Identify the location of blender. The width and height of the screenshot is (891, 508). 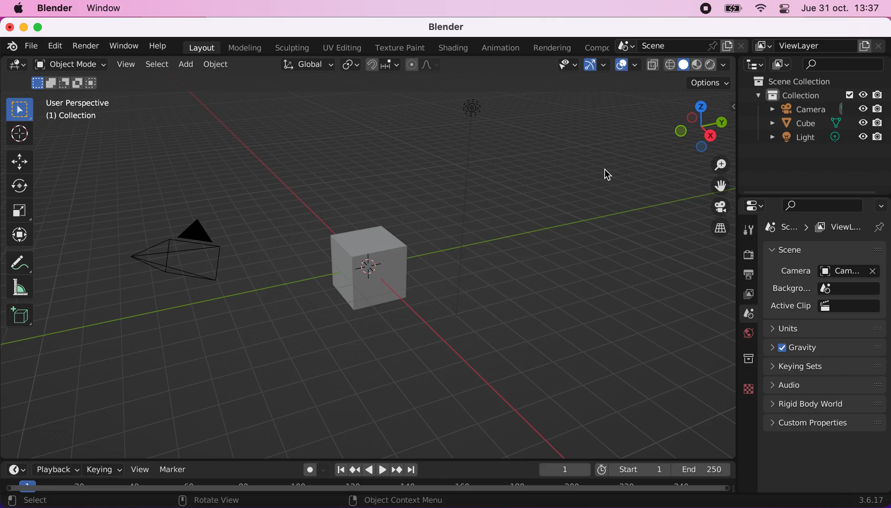
(449, 27).